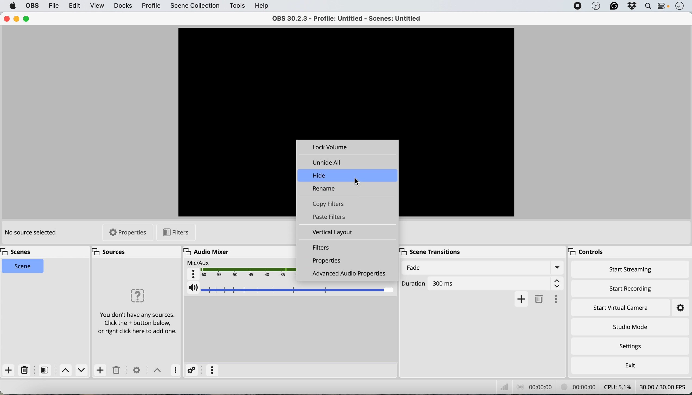  What do you see at coordinates (109, 251) in the screenshot?
I see `sources` at bounding box center [109, 251].